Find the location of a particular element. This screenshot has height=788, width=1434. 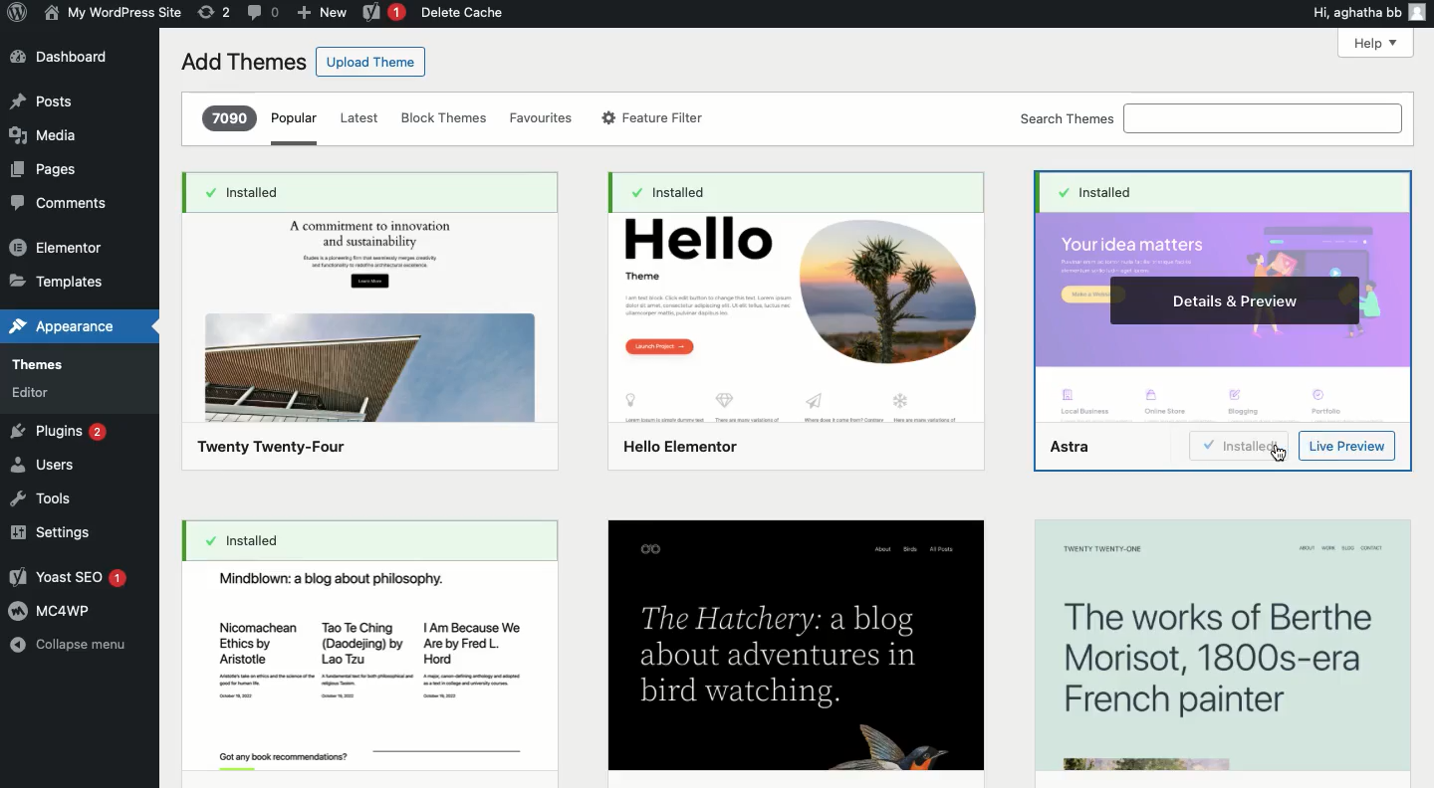

MC4WP is located at coordinates (51, 610).